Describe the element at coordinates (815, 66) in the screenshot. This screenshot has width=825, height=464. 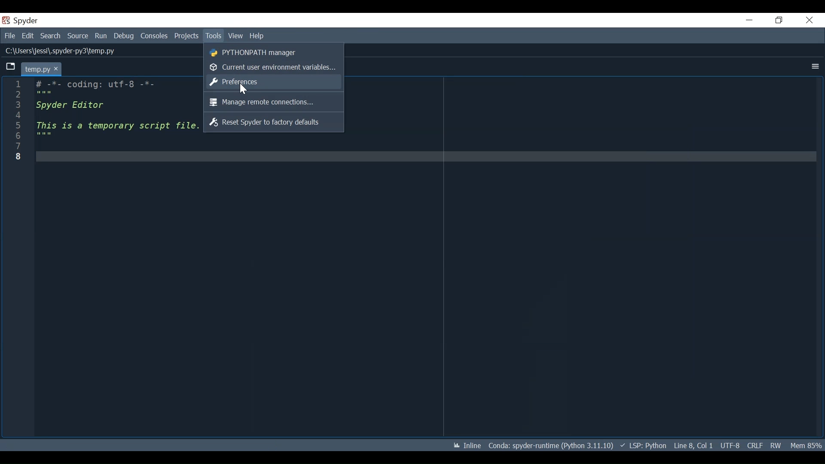
I see `More Options` at that location.